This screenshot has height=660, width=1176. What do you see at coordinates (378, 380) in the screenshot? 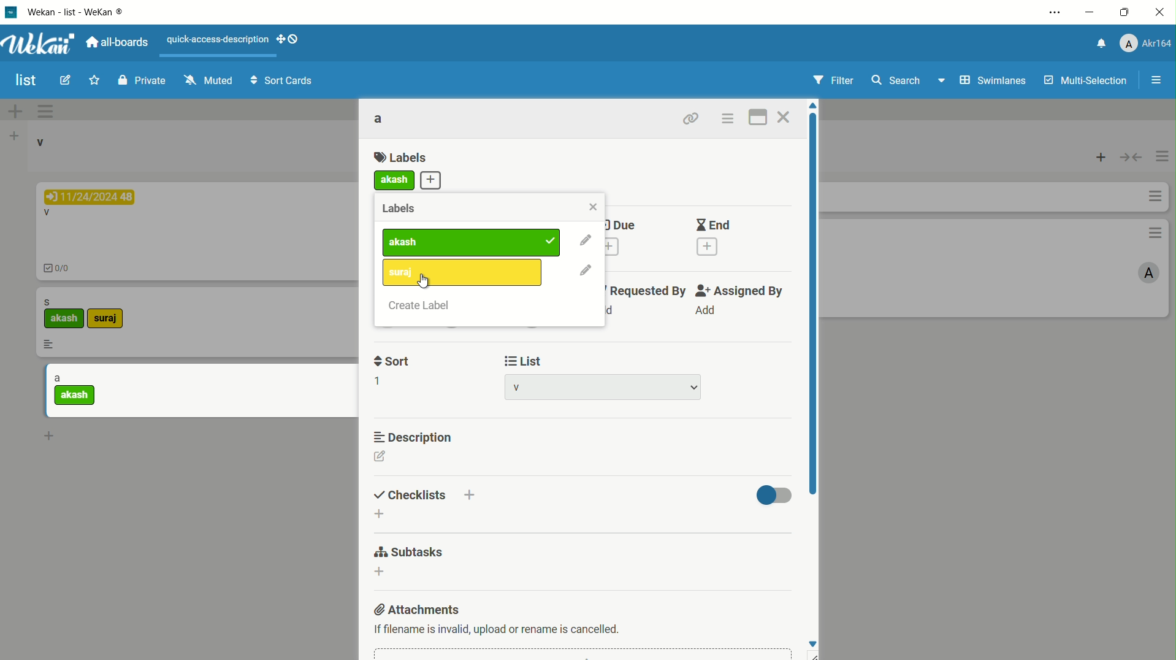
I see `` at bounding box center [378, 380].